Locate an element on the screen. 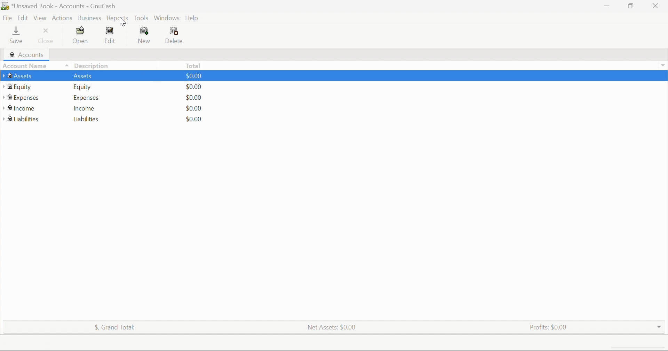  Minimize is located at coordinates (605, 6).